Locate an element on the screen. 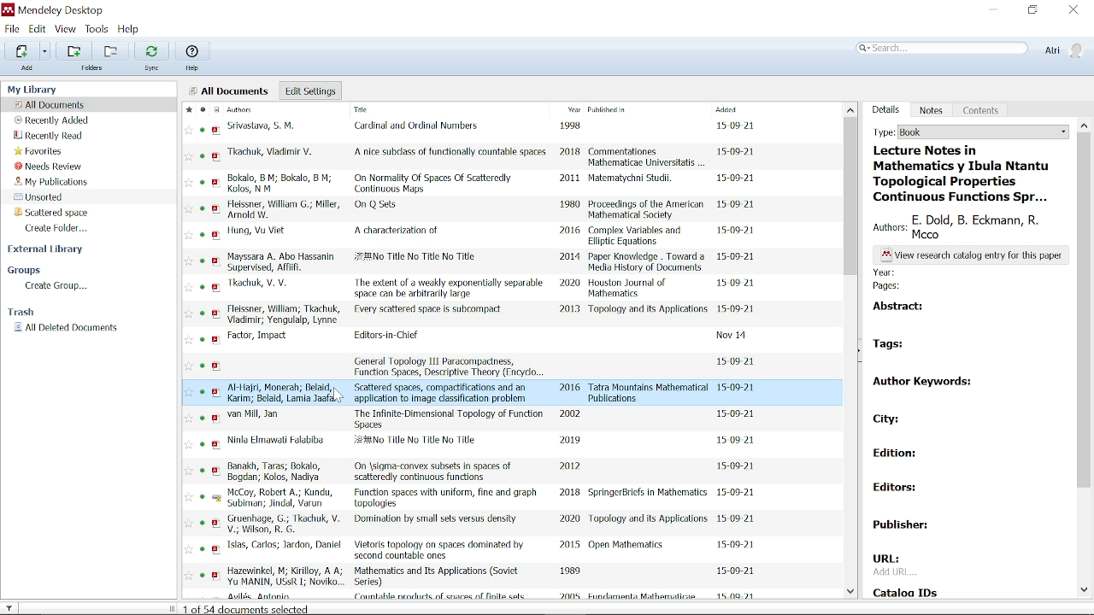  title is located at coordinates (434, 471).